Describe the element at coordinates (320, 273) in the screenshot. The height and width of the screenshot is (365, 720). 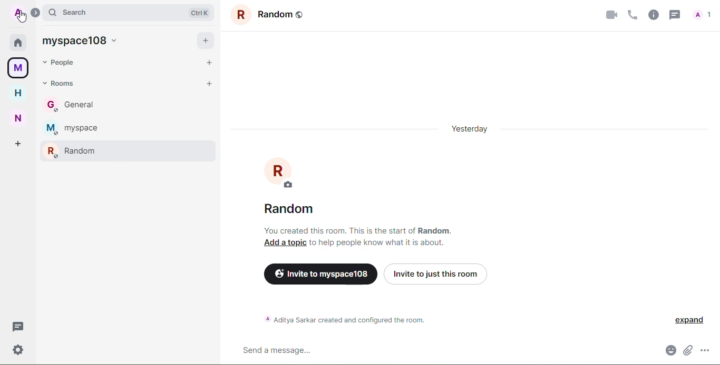
I see `invite to myspace108` at that location.